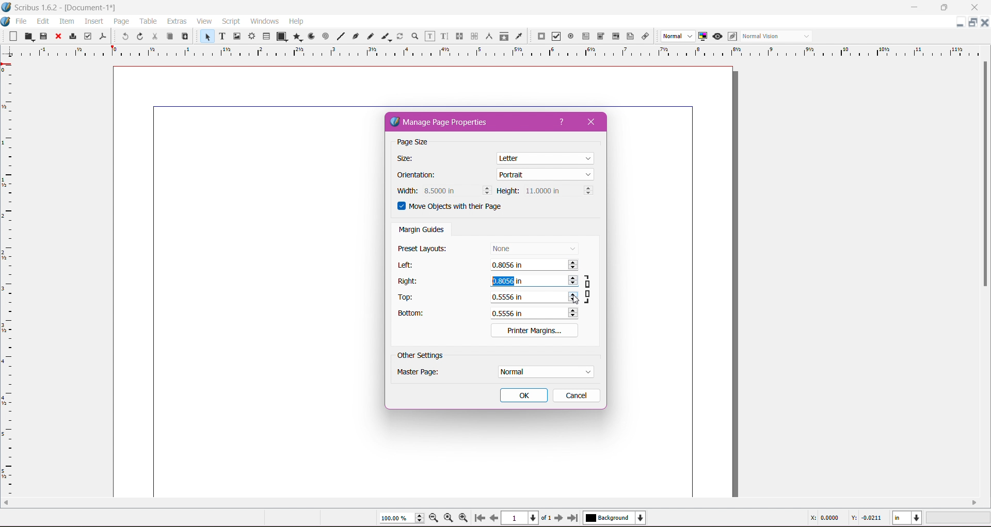  I want to click on Script, so click(231, 21).